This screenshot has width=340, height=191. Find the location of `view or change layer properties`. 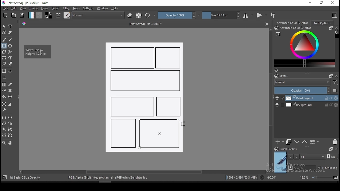

view or change layer properties is located at coordinates (314, 142).